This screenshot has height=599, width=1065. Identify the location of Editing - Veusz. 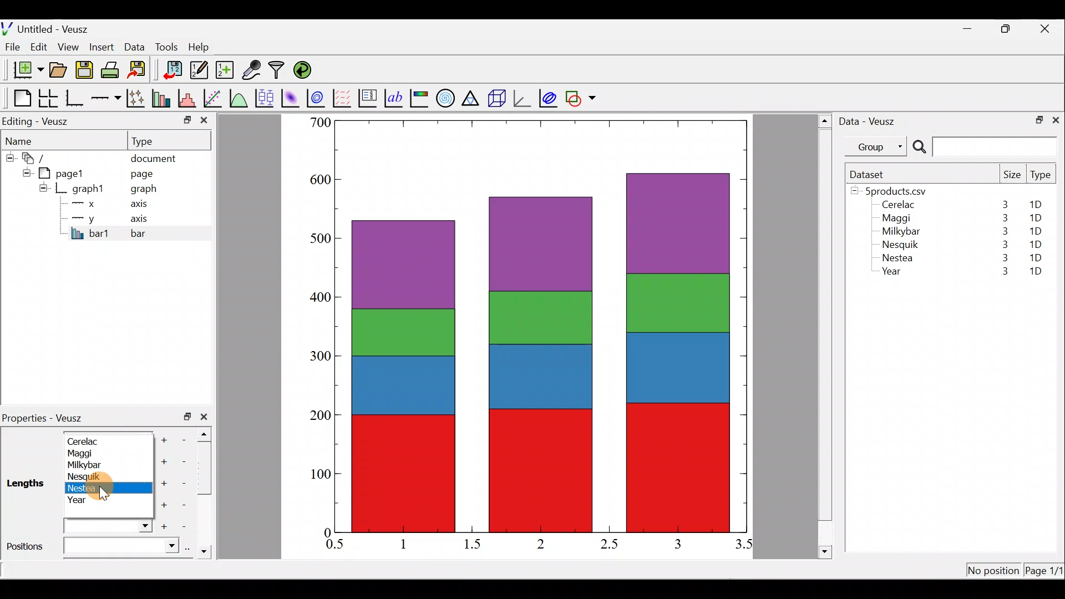
(38, 121).